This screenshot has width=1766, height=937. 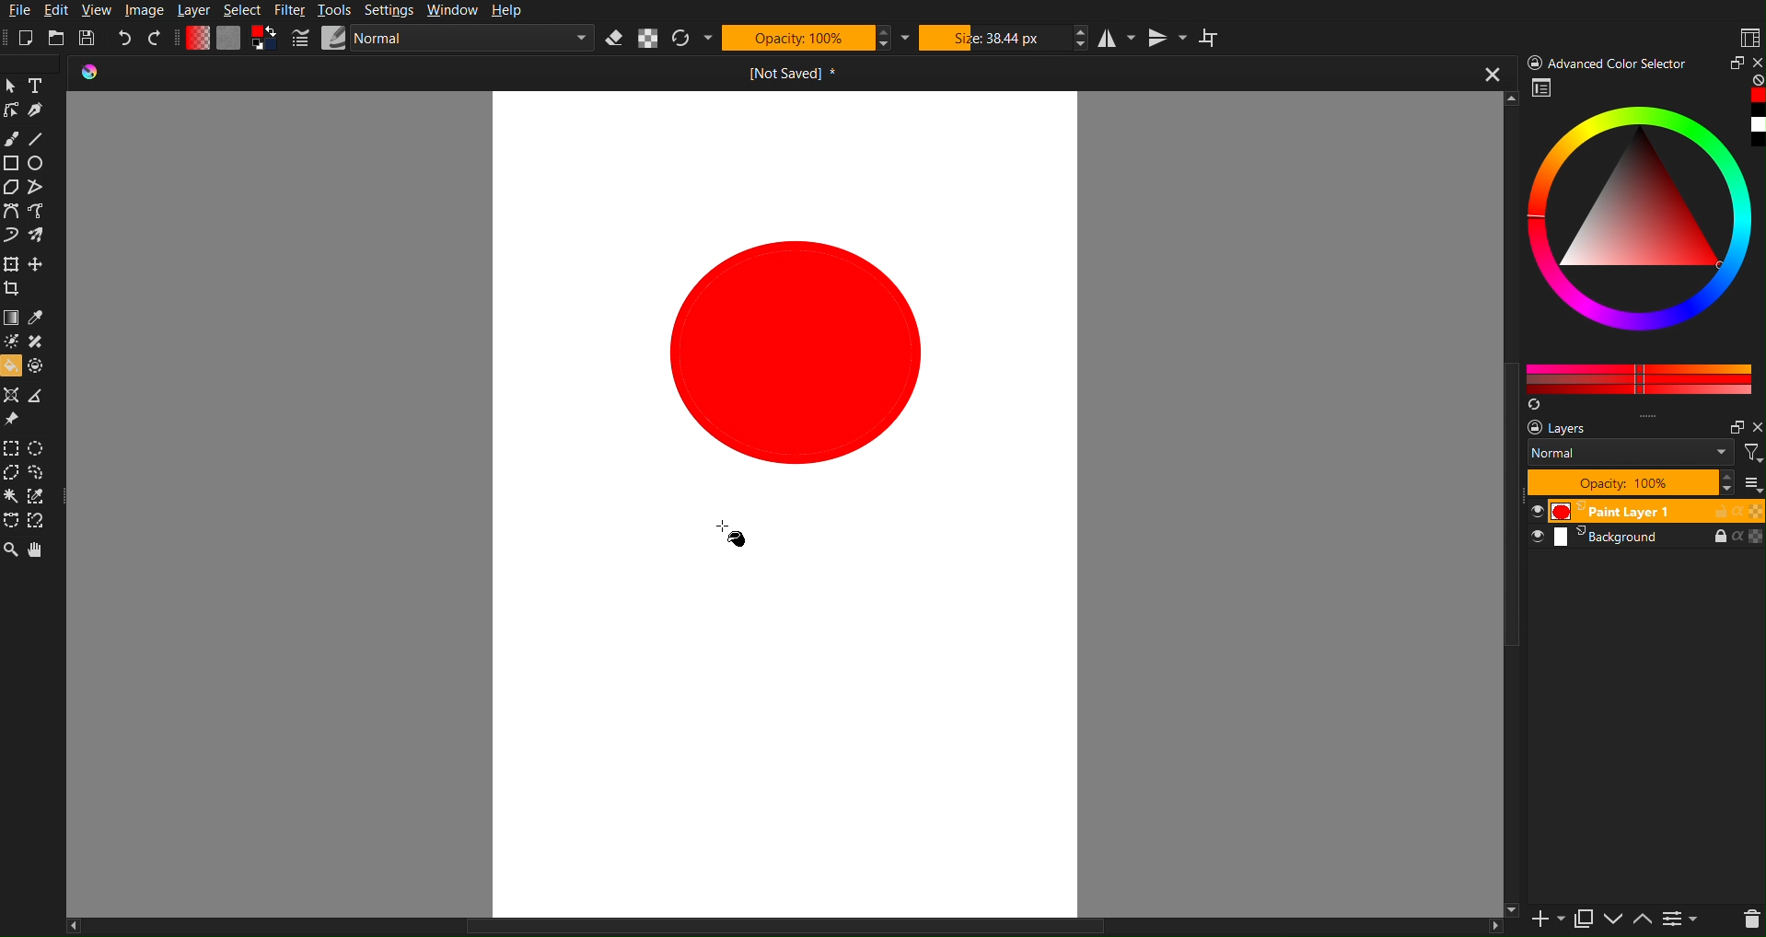 What do you see at coordinates (11, 522) in the screenshot?
I see `Bezier Curve` at bounding box center [11, 522].